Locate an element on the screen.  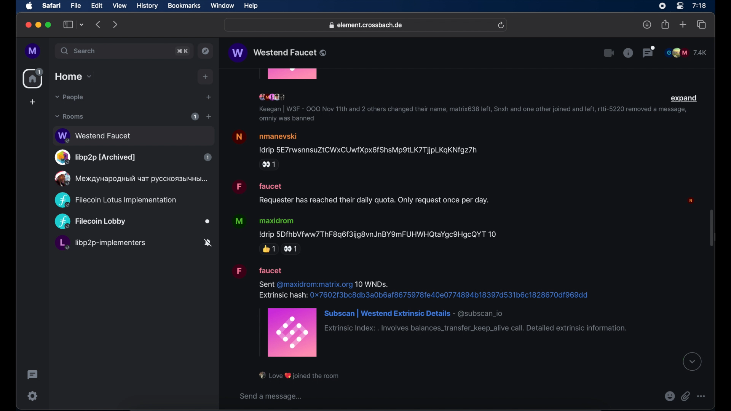
1 is located at coordinates (195, 116).